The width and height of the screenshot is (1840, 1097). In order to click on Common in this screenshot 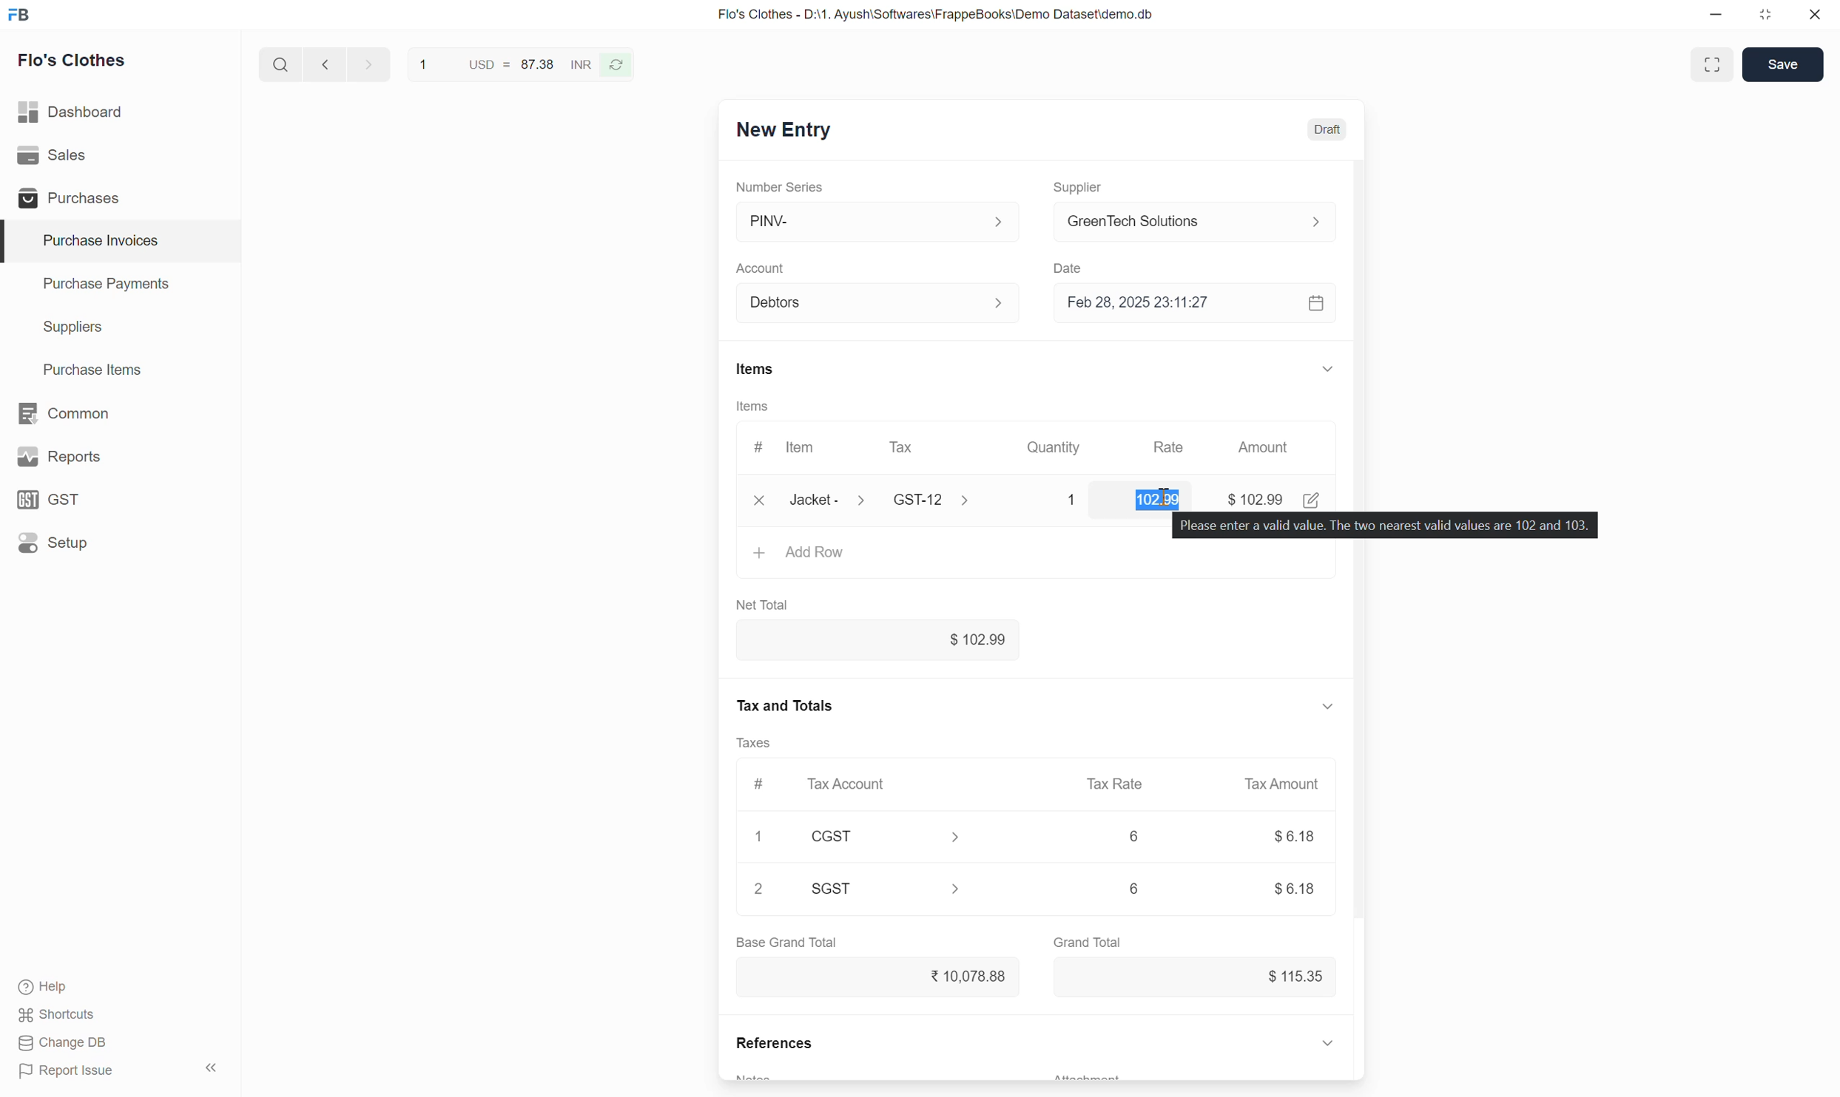, I will do `click(121, 413)`.